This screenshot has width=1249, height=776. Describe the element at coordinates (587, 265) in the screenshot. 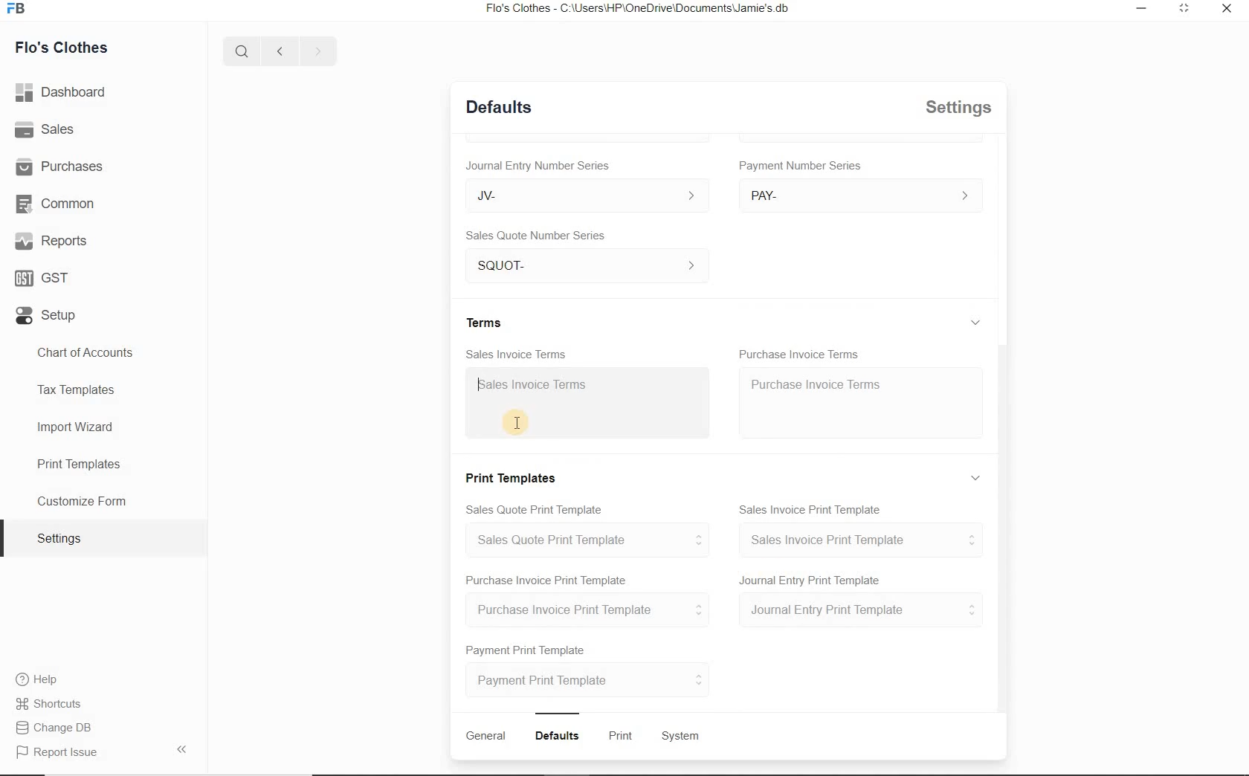

I see `SQUOT-` at that location.